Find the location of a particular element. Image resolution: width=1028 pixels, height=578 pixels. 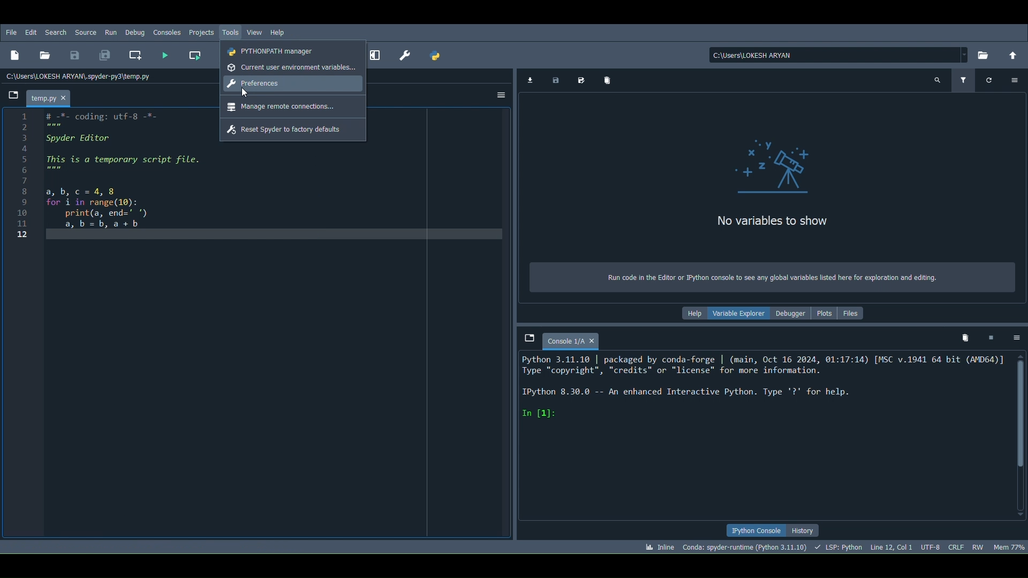

Source is located at coordinates (87, 32).